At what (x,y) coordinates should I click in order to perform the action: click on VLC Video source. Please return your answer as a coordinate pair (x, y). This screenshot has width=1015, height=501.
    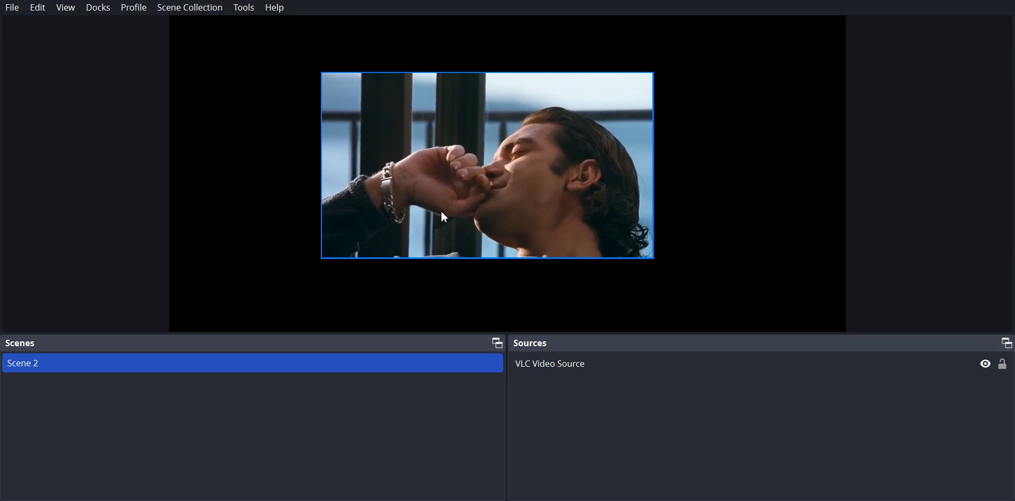
    Looking at the image, I should click on (737, 362).